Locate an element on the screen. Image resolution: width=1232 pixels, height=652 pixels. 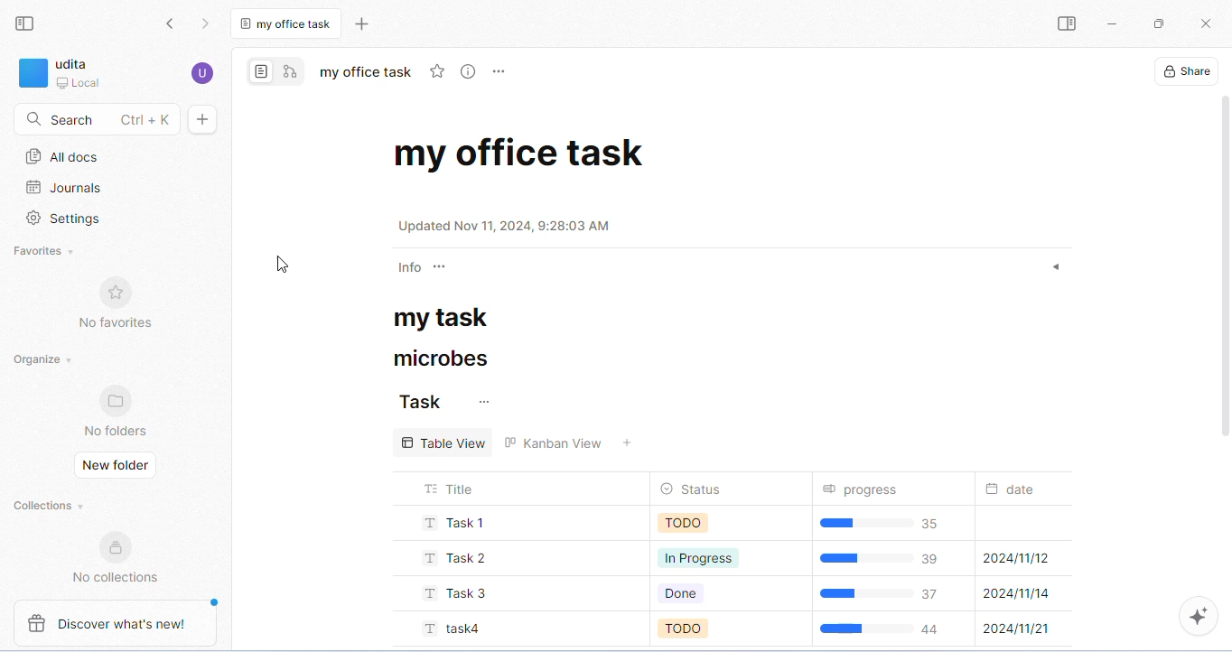
rename and more is located at coordinates (499, 72).